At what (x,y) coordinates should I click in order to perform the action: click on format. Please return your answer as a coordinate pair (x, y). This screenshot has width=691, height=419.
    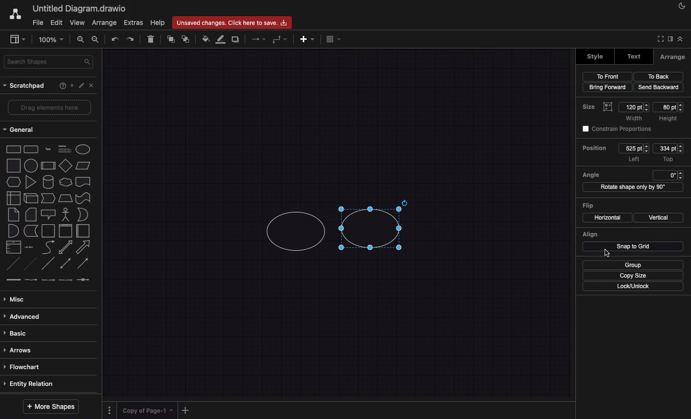
    Looking at the image, I should click on (670, 38).